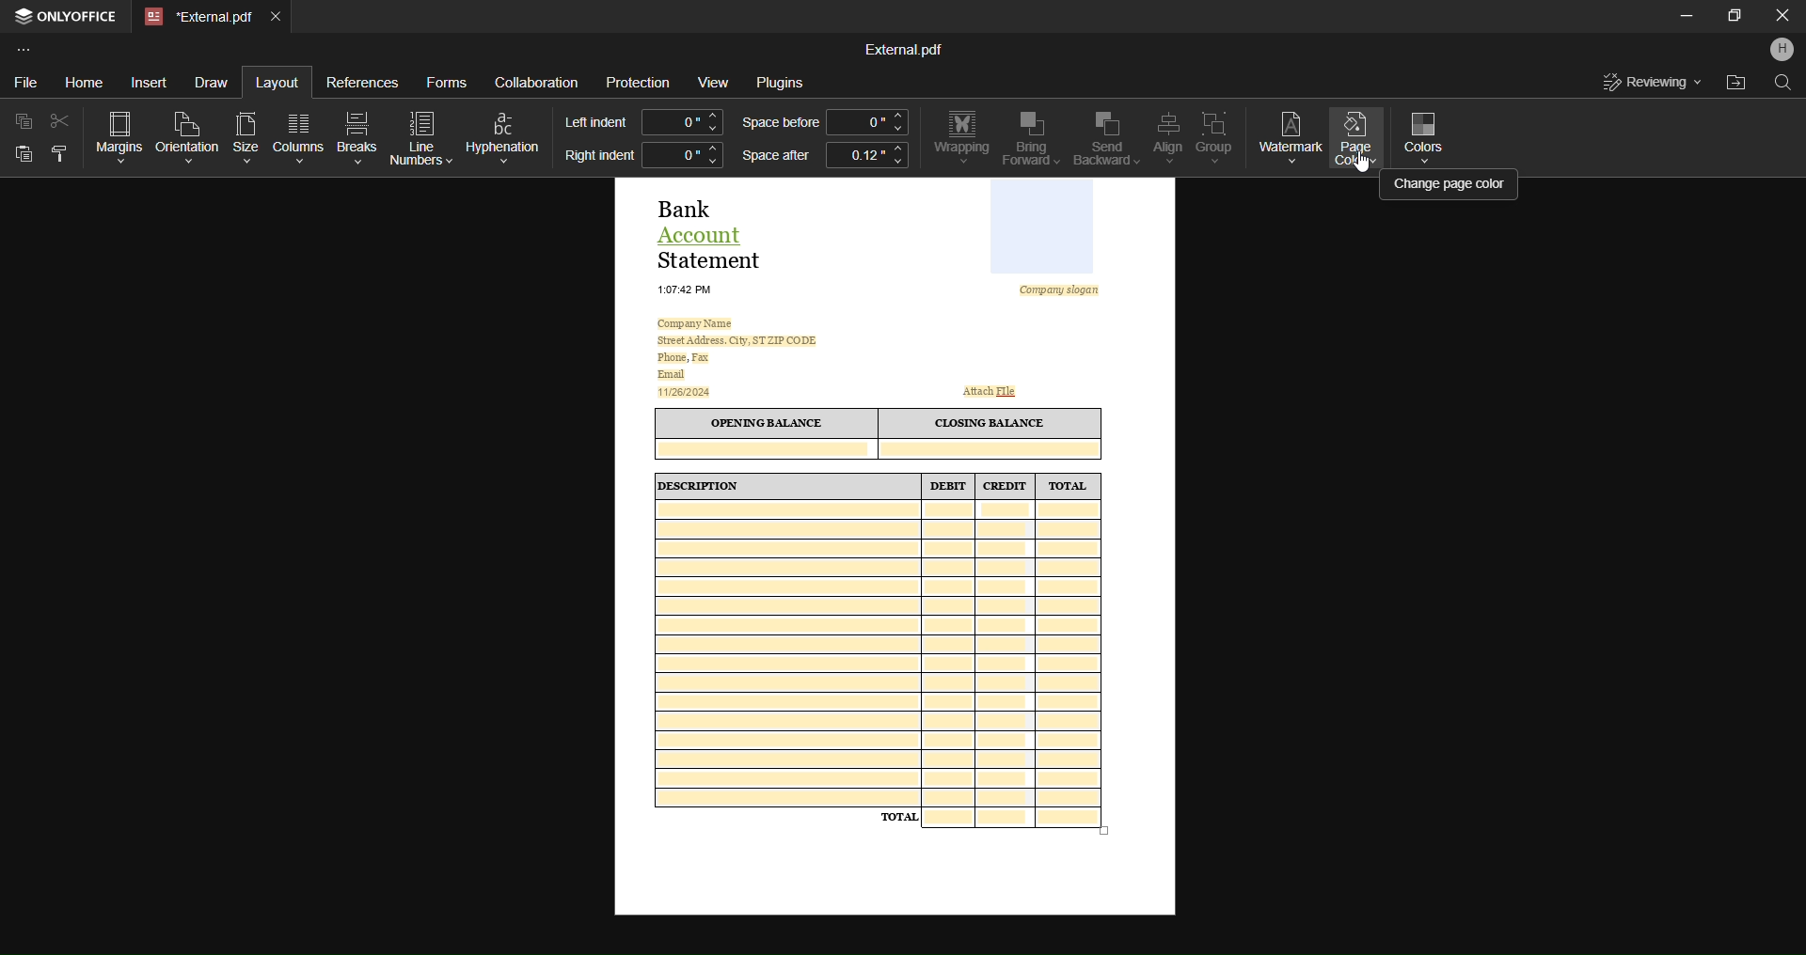 This screenshot has width=1806, height=955. Describe the element at coordinates (245, 134) in the screenshot. I see `Size` at that location.